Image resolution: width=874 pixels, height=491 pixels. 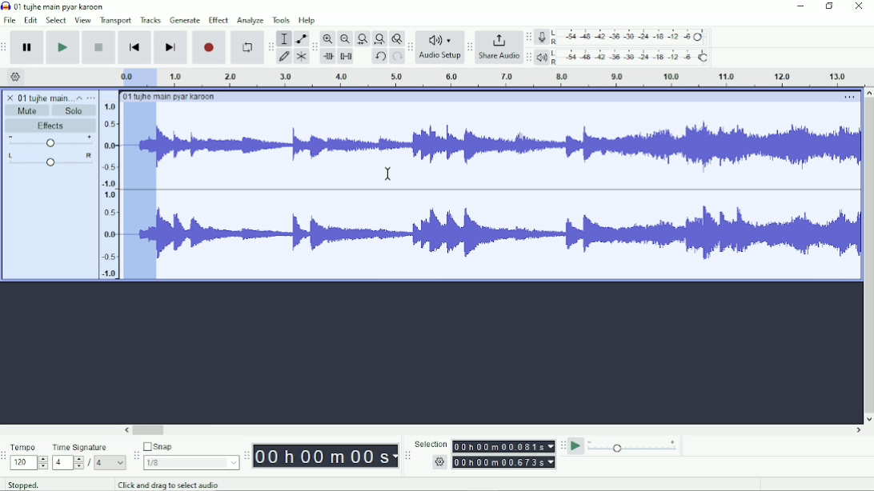 I want to click on Cursor, so click(x=388, y=174).